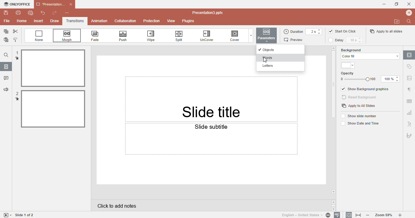 Image resolution: width=415 pixels, height=218 pixels. Describe the element at coordinates (359, 215) in the screenshot. I see `Fit to width` at that location.